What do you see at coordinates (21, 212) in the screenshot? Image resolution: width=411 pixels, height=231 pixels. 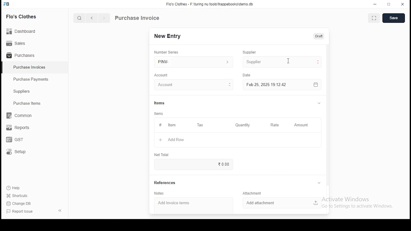 I see `report issue` at bounding box center [21, 212].